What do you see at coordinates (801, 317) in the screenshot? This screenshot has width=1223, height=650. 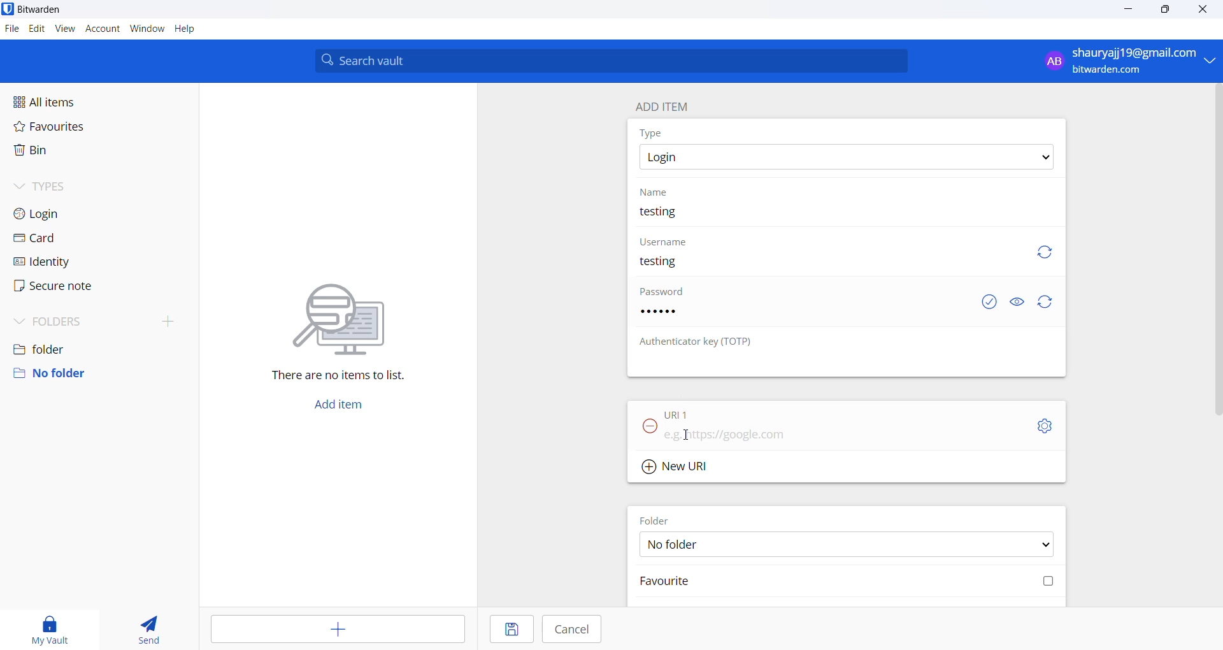 I see `password input box. password added` at bounding box center [801, 317].